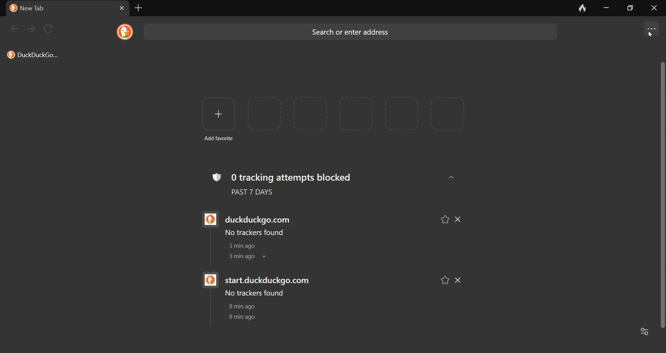  What do you see at coordinates (255, 293) in the screenshot?
I see `No trackers found` at bounding box center [255, 293].